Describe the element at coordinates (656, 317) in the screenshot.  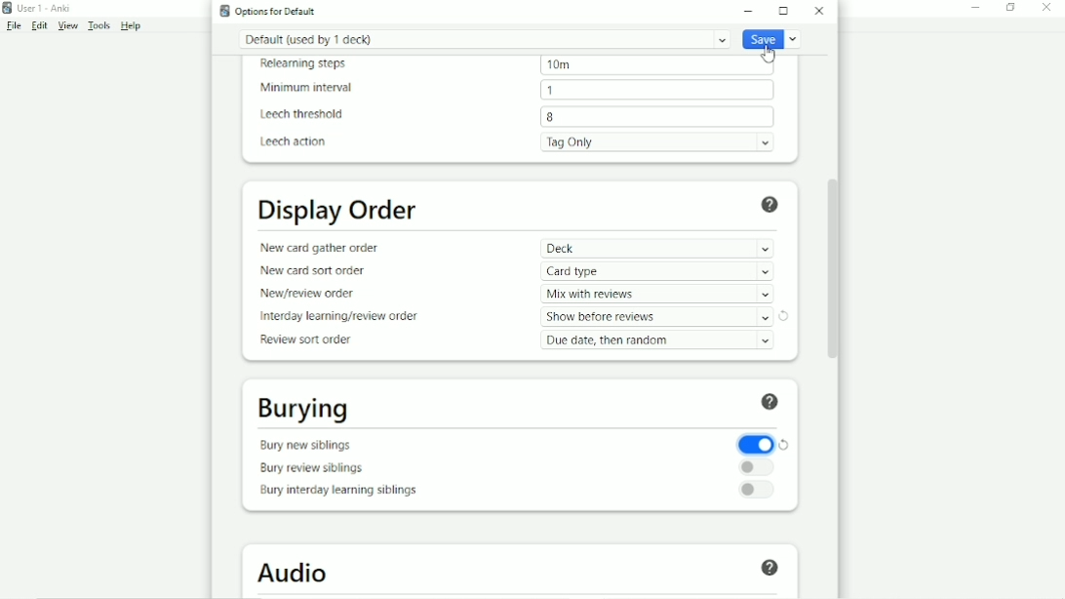
I see `Show before reviews` at that location.